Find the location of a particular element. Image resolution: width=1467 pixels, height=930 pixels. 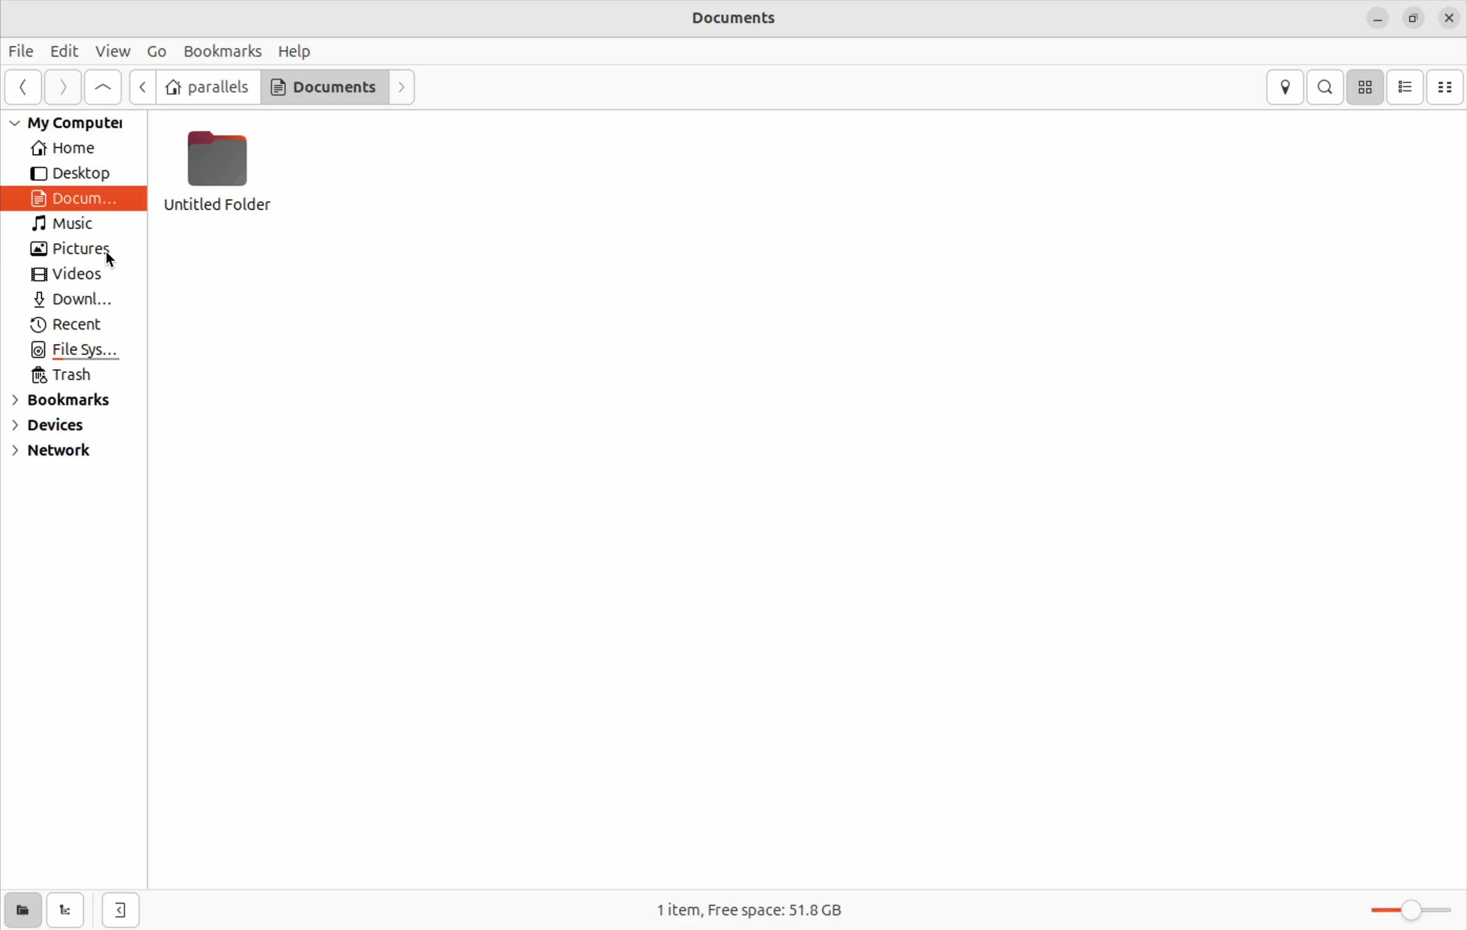

forward is located at coordinates (403, 87).